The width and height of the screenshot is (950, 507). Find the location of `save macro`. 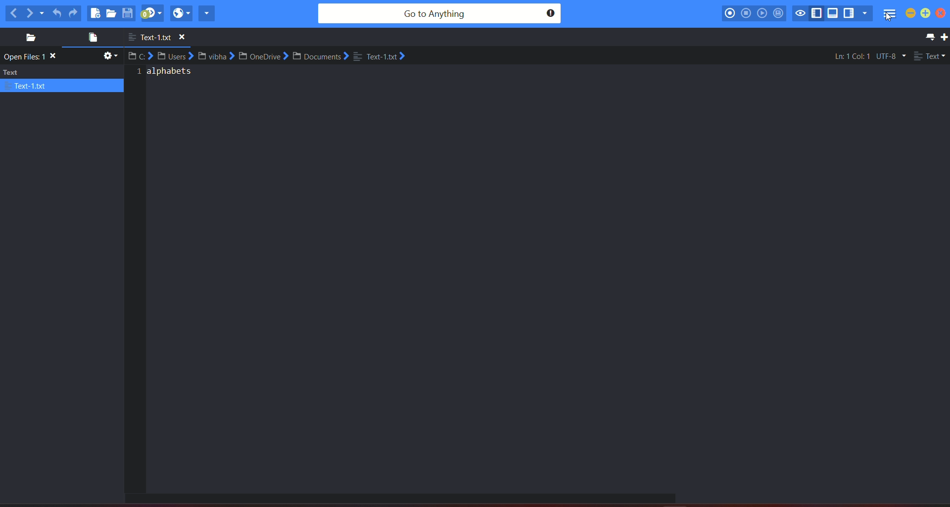

save macro is located at coordinates (778, 14).